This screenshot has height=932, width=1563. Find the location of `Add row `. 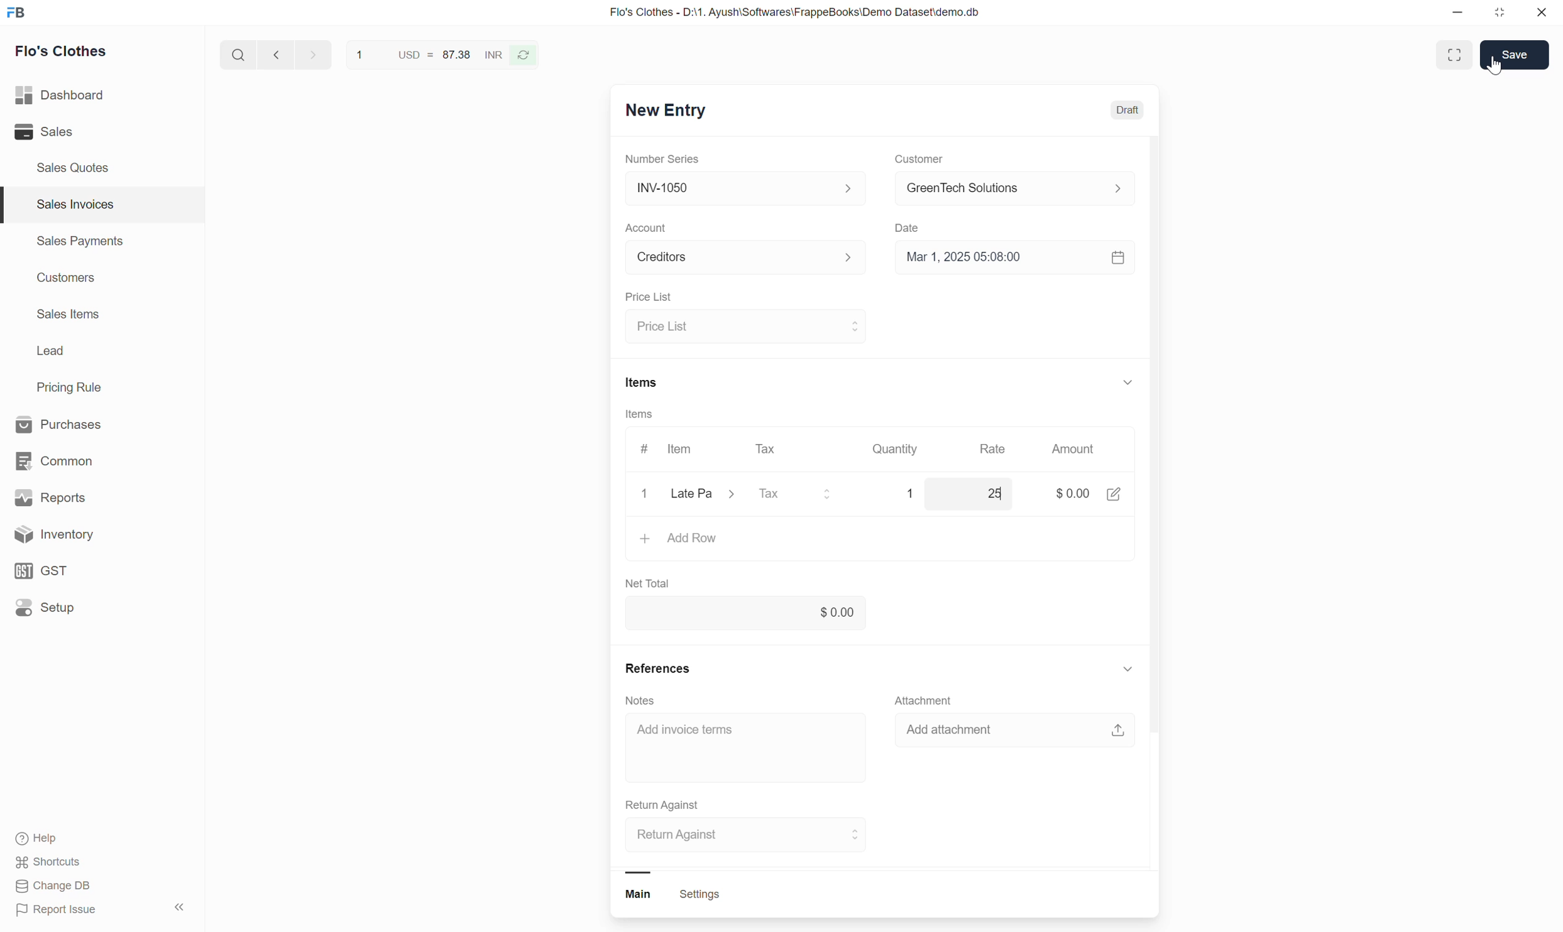

Add row  is located at coordinates (694, 536).